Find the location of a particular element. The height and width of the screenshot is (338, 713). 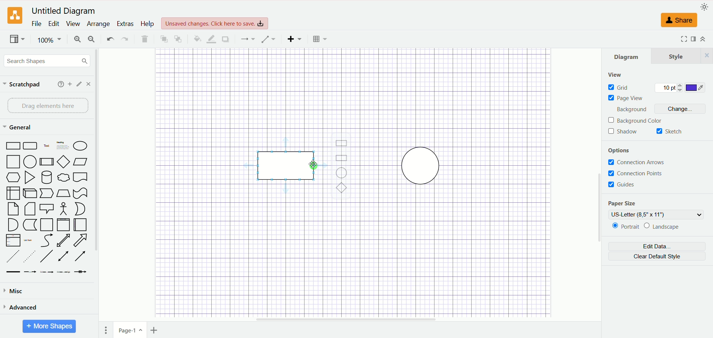

Bookmar is located at coordinates (81, 178).